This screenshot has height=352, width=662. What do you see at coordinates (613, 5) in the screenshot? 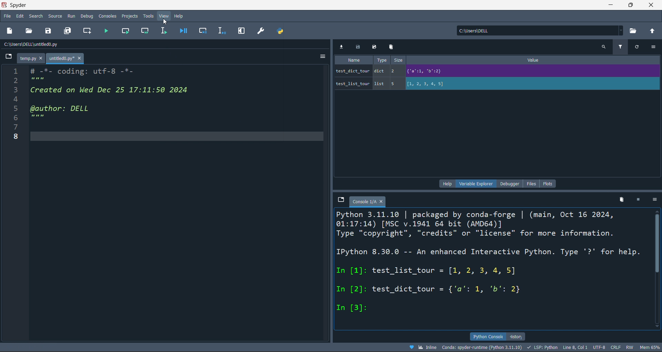
I see `minimize` at bounding box center [613, 5].